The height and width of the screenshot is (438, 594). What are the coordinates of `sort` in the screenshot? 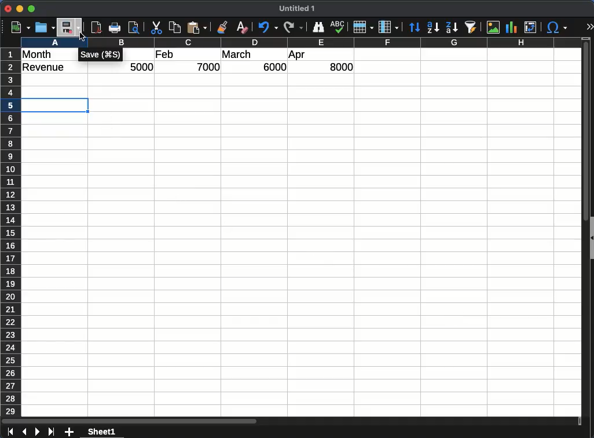 It's located at (415, 27).